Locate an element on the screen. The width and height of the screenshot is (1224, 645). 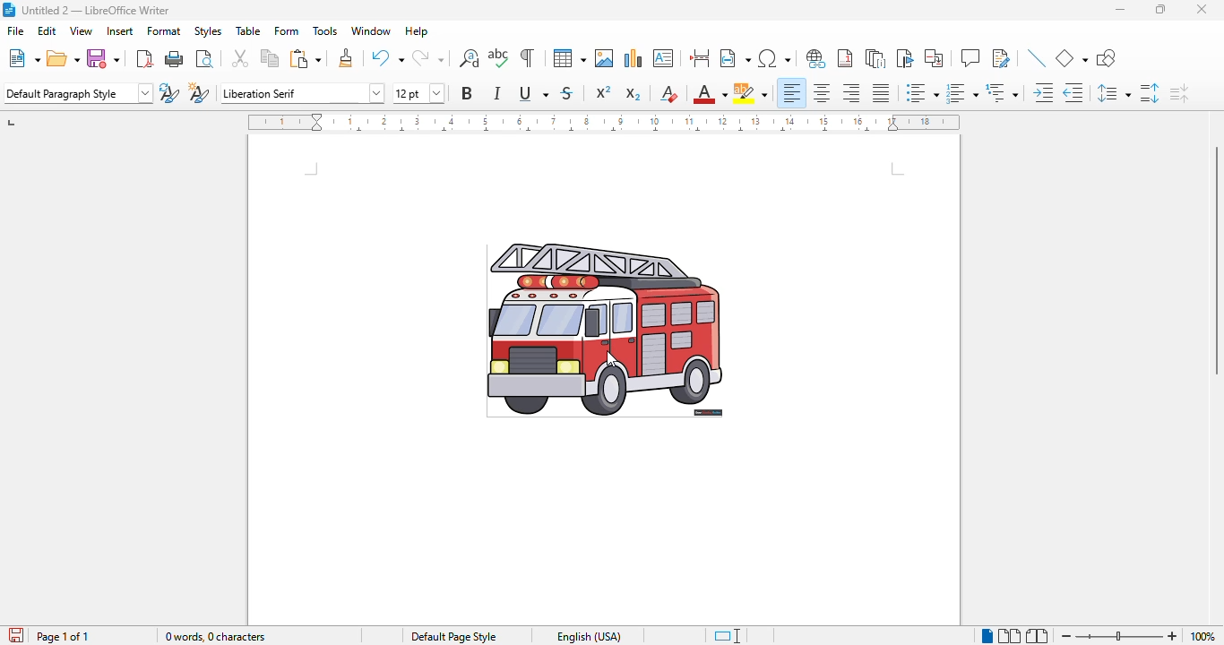
align left is located at coordinates (790, 92).